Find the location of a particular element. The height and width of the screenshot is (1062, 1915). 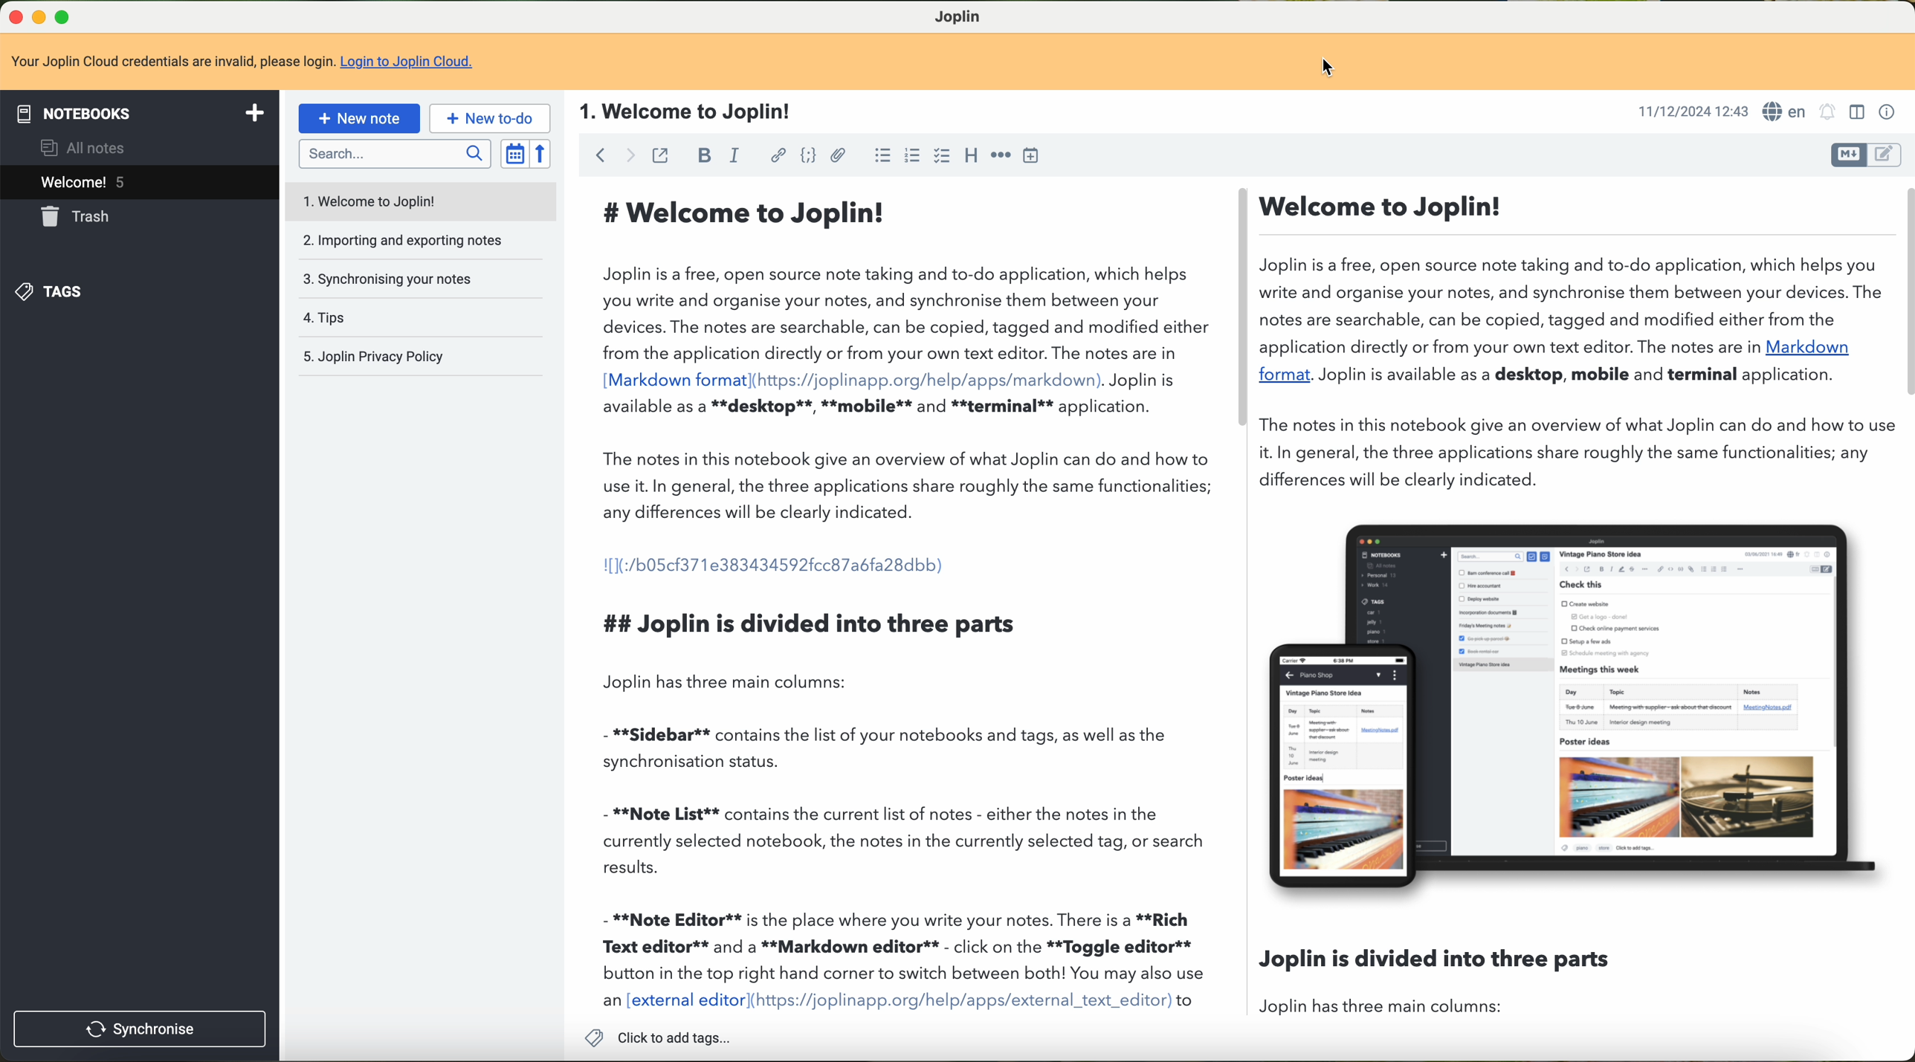

toggle editors is located at coordinates (1850, 158).